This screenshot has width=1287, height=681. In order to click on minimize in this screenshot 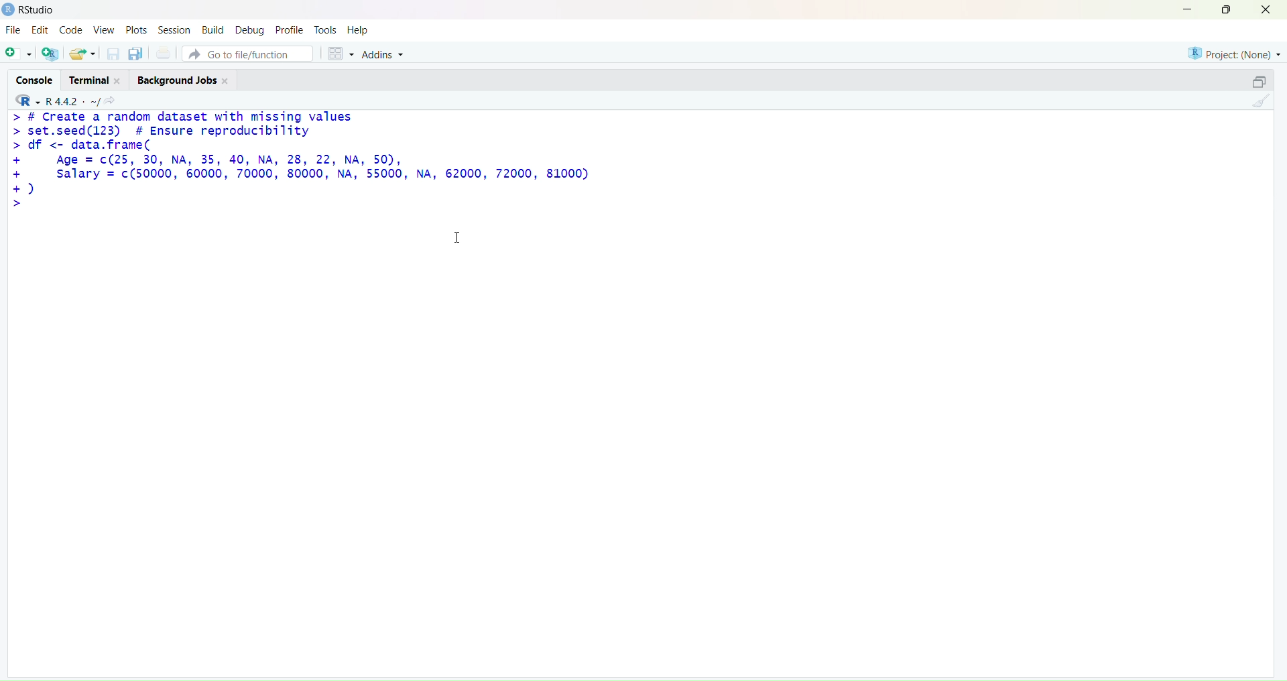, I will do `click(1183, 9)`.